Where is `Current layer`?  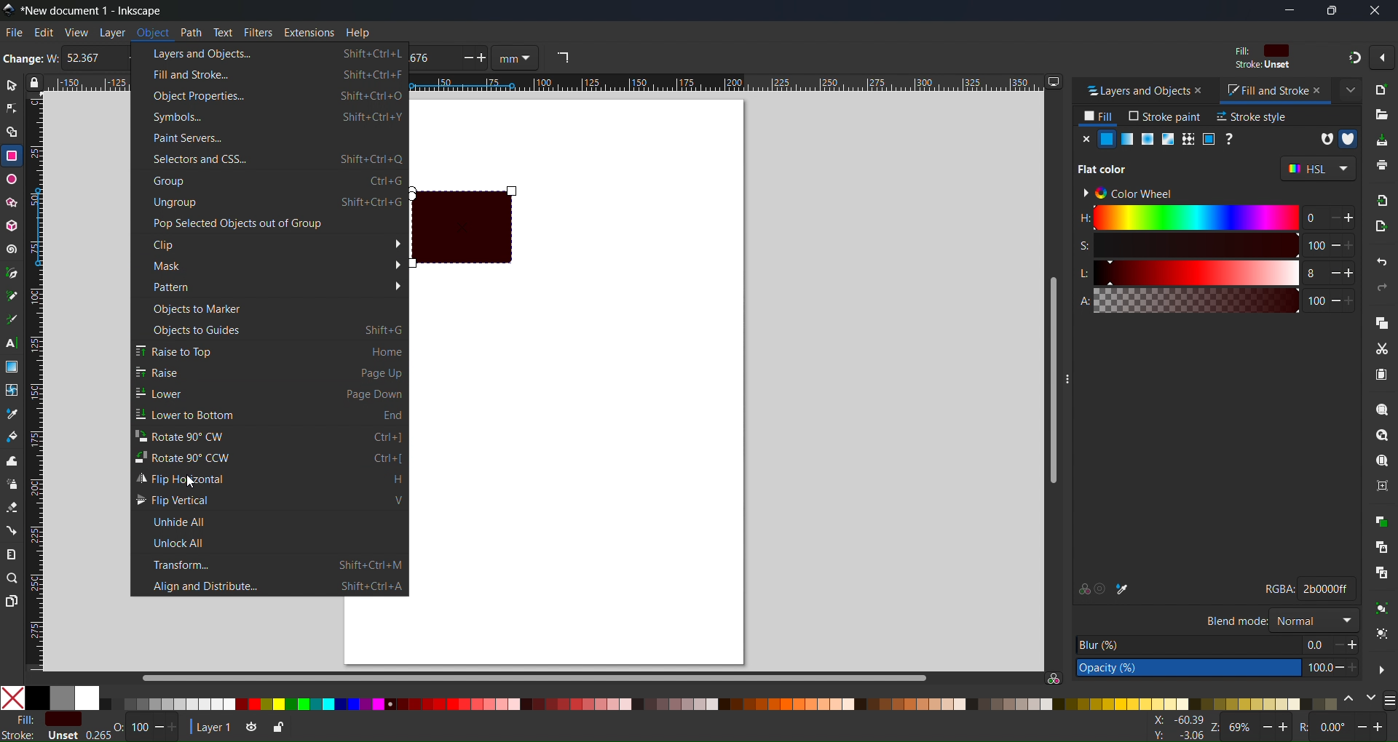 Current layer is located at coordinates (210, 726).